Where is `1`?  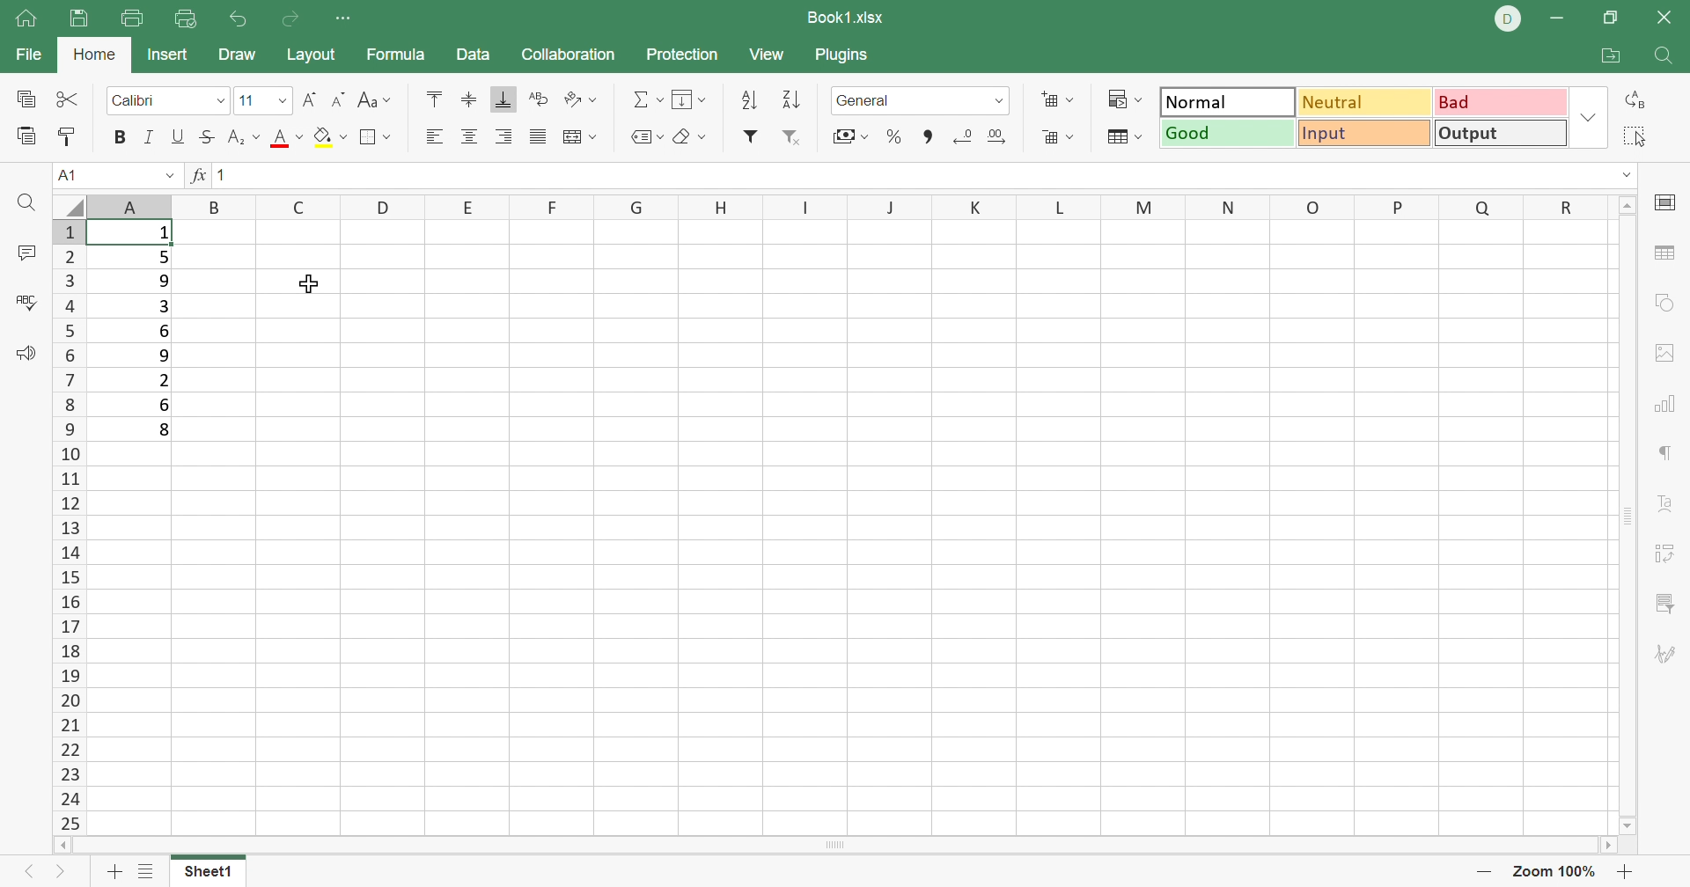
1 is located at coordinates (226, 173).